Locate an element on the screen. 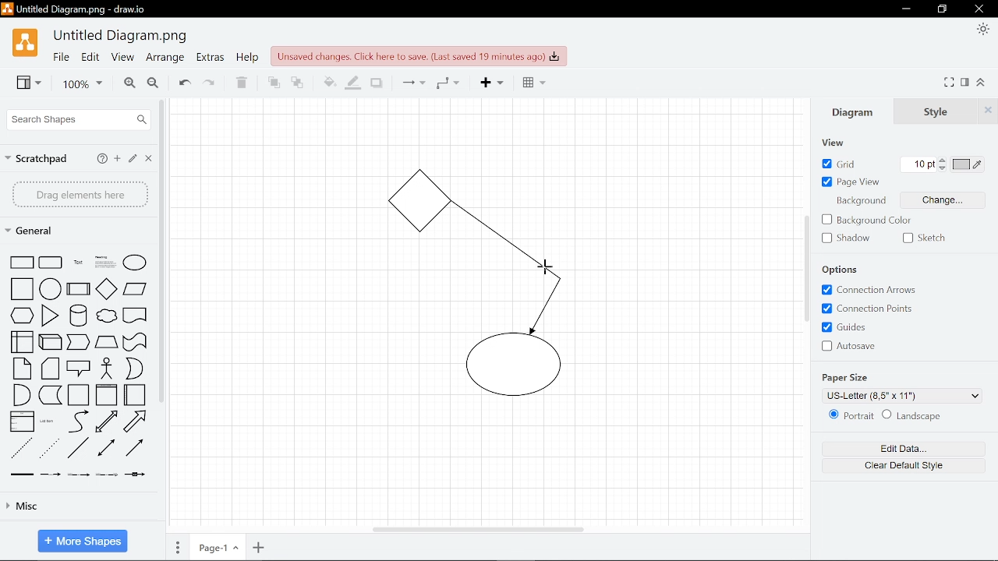  Page-1  is located at coordinates (216, 549).